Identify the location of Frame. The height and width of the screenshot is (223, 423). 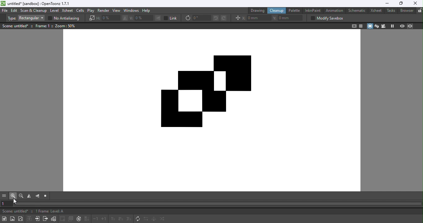
(44, 26).